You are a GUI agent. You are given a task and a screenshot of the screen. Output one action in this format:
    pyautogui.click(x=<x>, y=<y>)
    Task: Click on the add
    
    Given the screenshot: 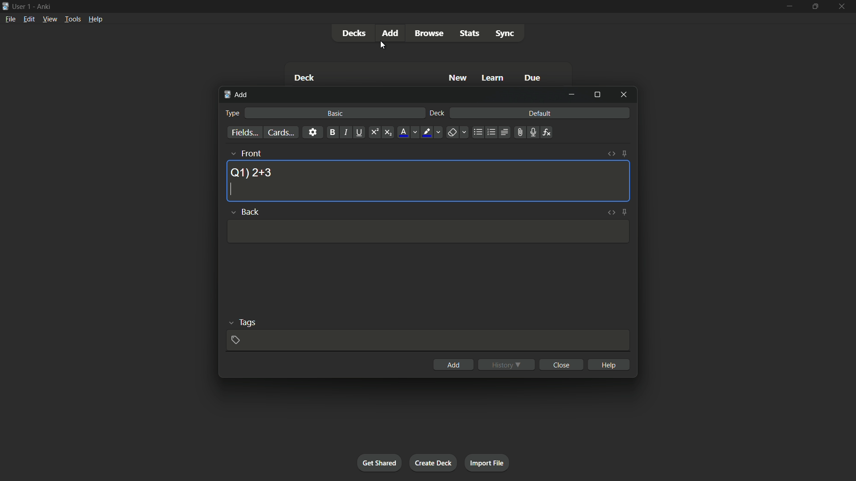 What is the action you would take?
    pyautogui.click(x=392, y=33)
    